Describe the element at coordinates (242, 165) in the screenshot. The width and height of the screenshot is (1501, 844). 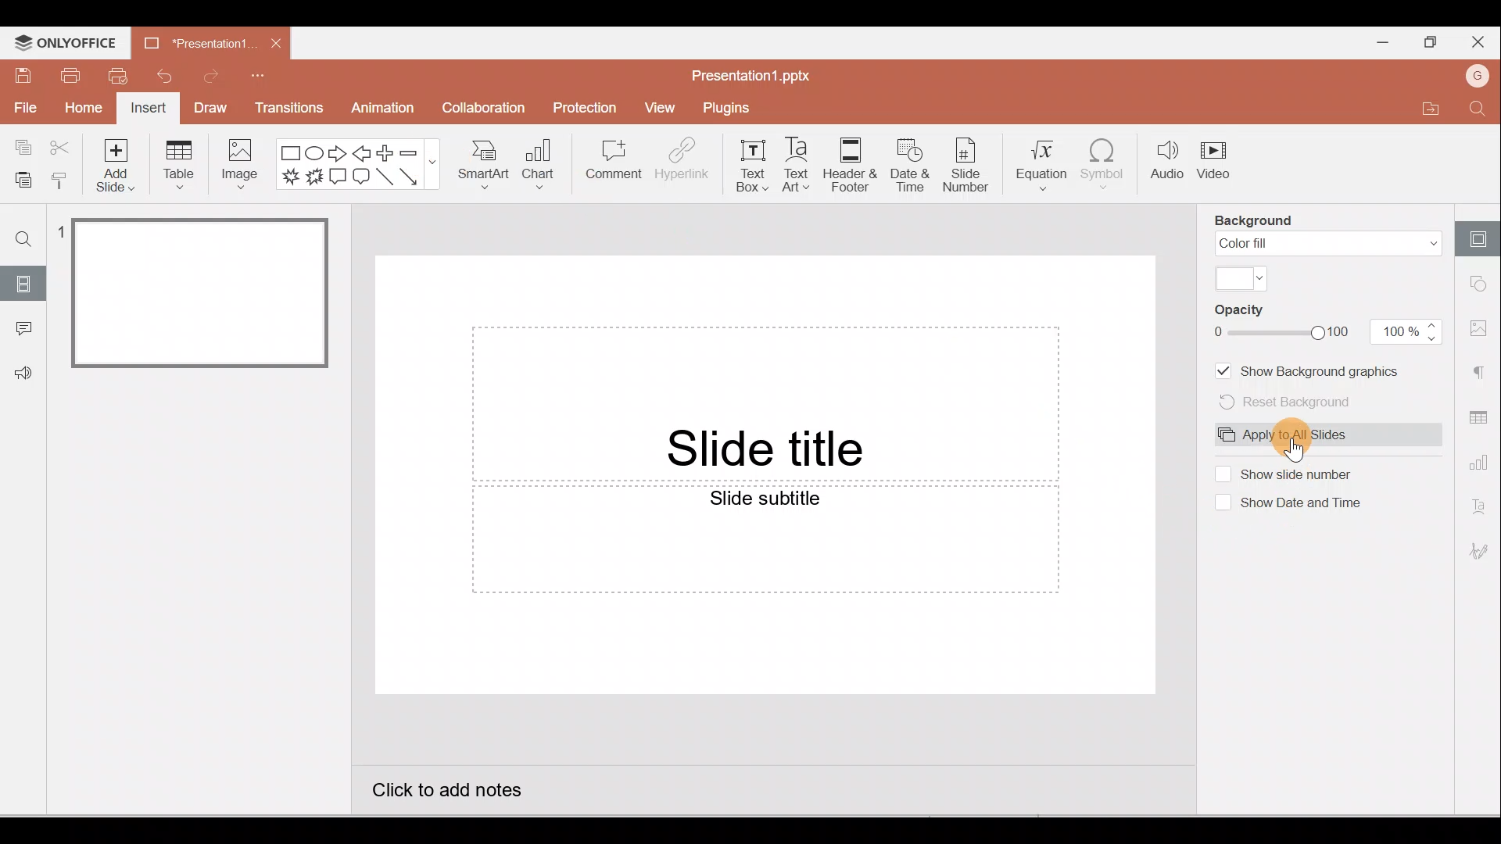
I see `Image` at that location.